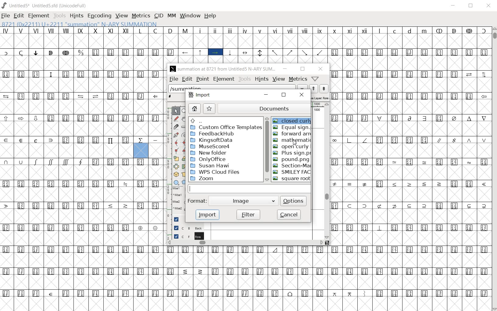 The height and width of the screenshot is (311, 497). What do you see at coordinates (489, 6) in the screenshot?
I see `CLOSE` at bounding box center [489, 6].